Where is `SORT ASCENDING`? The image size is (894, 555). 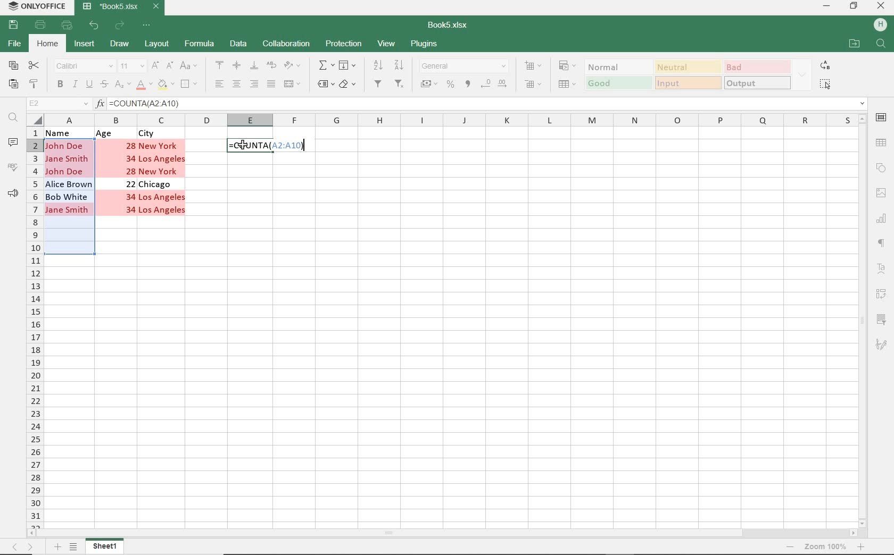
SORT ASCENDING is located at coordinates (378, 65).